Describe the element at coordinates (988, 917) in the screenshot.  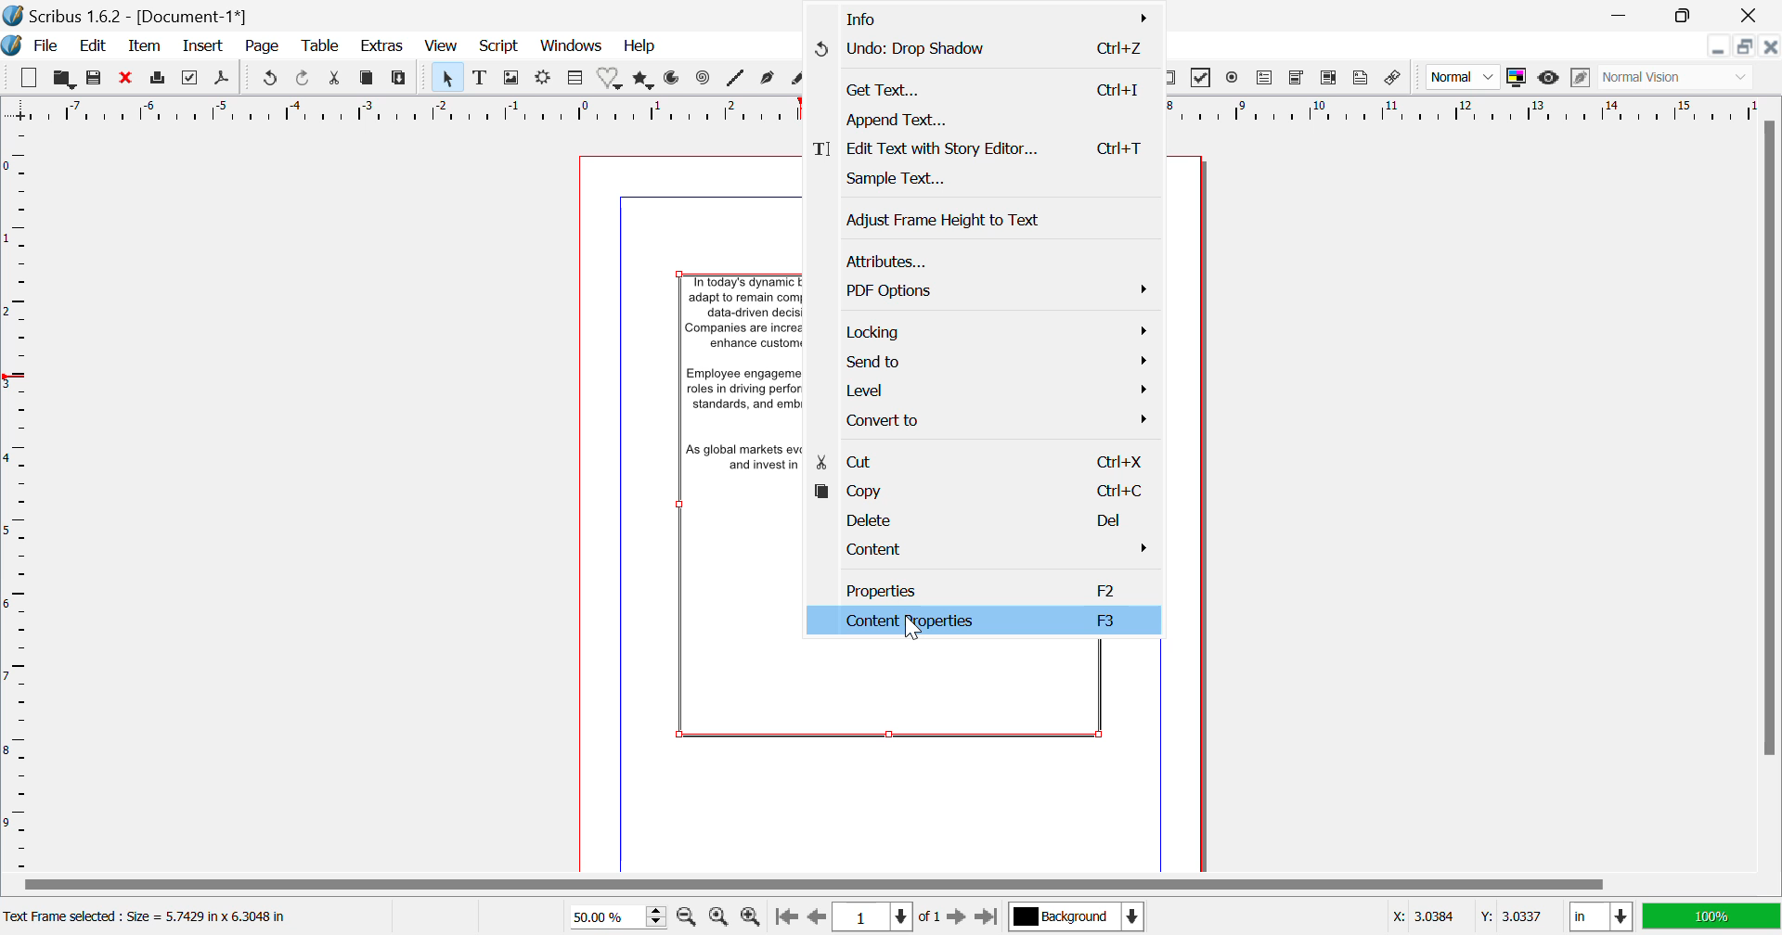
I see `Last Page` at that location.